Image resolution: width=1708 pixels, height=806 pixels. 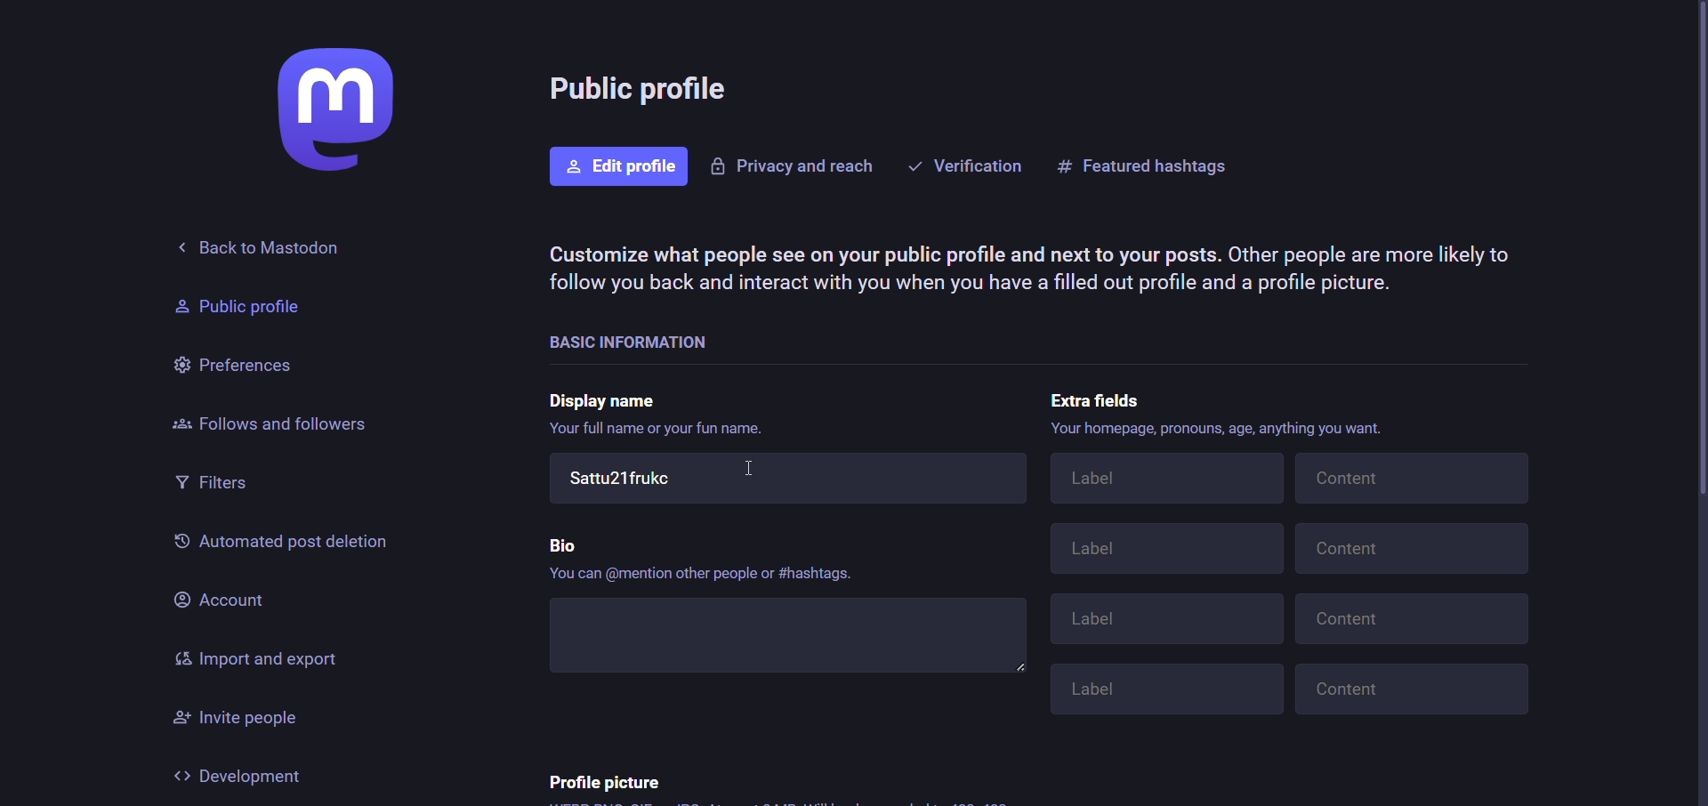 What do you see at coordinates (965, 164) in the screenshot?
I see `verification` at bounding box center [965, 164].